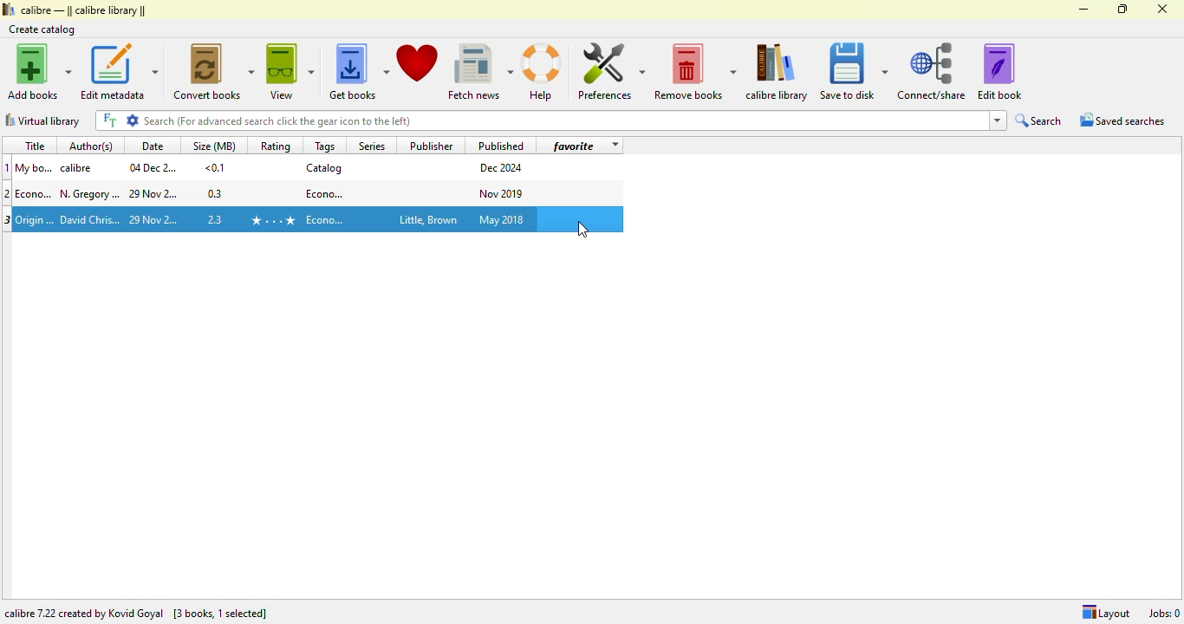 This screenshot has width=1184, height=624. Describe the element at coordinates (215, 71) in the screenshot. I see `convert books` at that location.